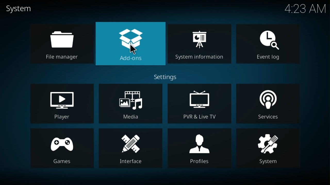  What do you see at coordinates (17, 7) in the screenshot?
I see `system` at bounding box center [17, 7].